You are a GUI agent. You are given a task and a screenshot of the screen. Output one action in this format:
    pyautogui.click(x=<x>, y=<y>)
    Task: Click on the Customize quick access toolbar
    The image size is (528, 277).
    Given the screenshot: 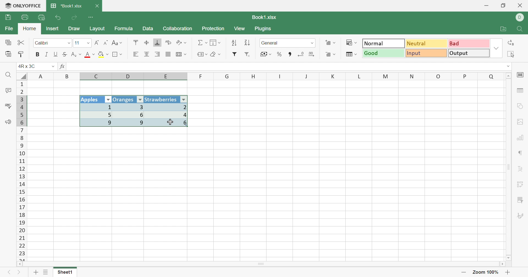 What is the action you would take?
    pyautogui.click(x=91, y=16)
    